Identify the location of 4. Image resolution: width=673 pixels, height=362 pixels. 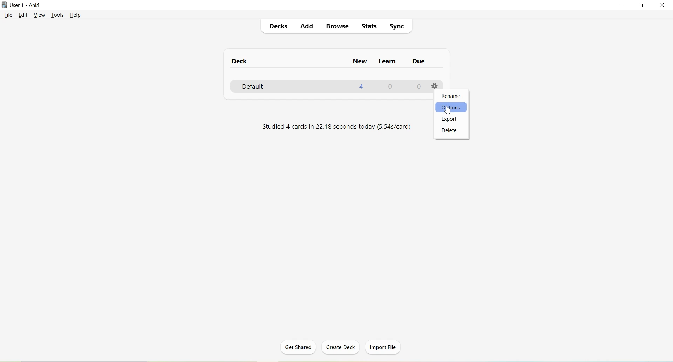
(362, 87).